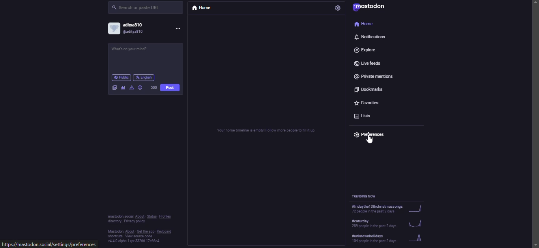 The image size is (539, 248). What do you see at coordinates (366, 49) in the screenshot?
I see `explore` at bounding box center [366, 49].